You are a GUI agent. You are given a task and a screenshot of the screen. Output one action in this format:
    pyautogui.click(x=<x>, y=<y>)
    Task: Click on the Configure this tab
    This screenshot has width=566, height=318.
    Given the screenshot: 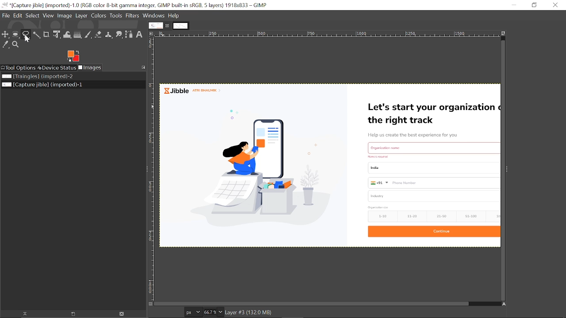 What is the action you would take?
    pyautogui.click(x=144, y=67)
    